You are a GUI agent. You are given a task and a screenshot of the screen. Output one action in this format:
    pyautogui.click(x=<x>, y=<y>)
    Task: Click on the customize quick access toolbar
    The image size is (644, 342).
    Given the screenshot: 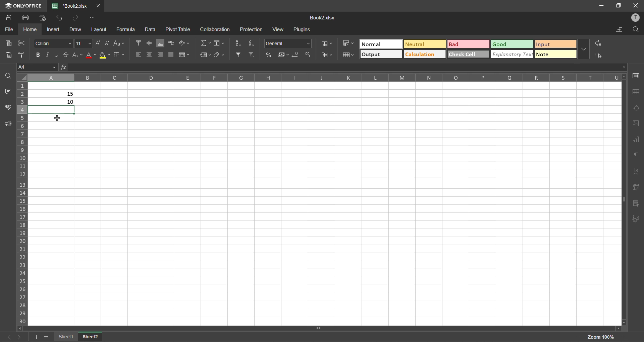 What is the action you would take?
    pyautogui.click(x=93, y=18)
    